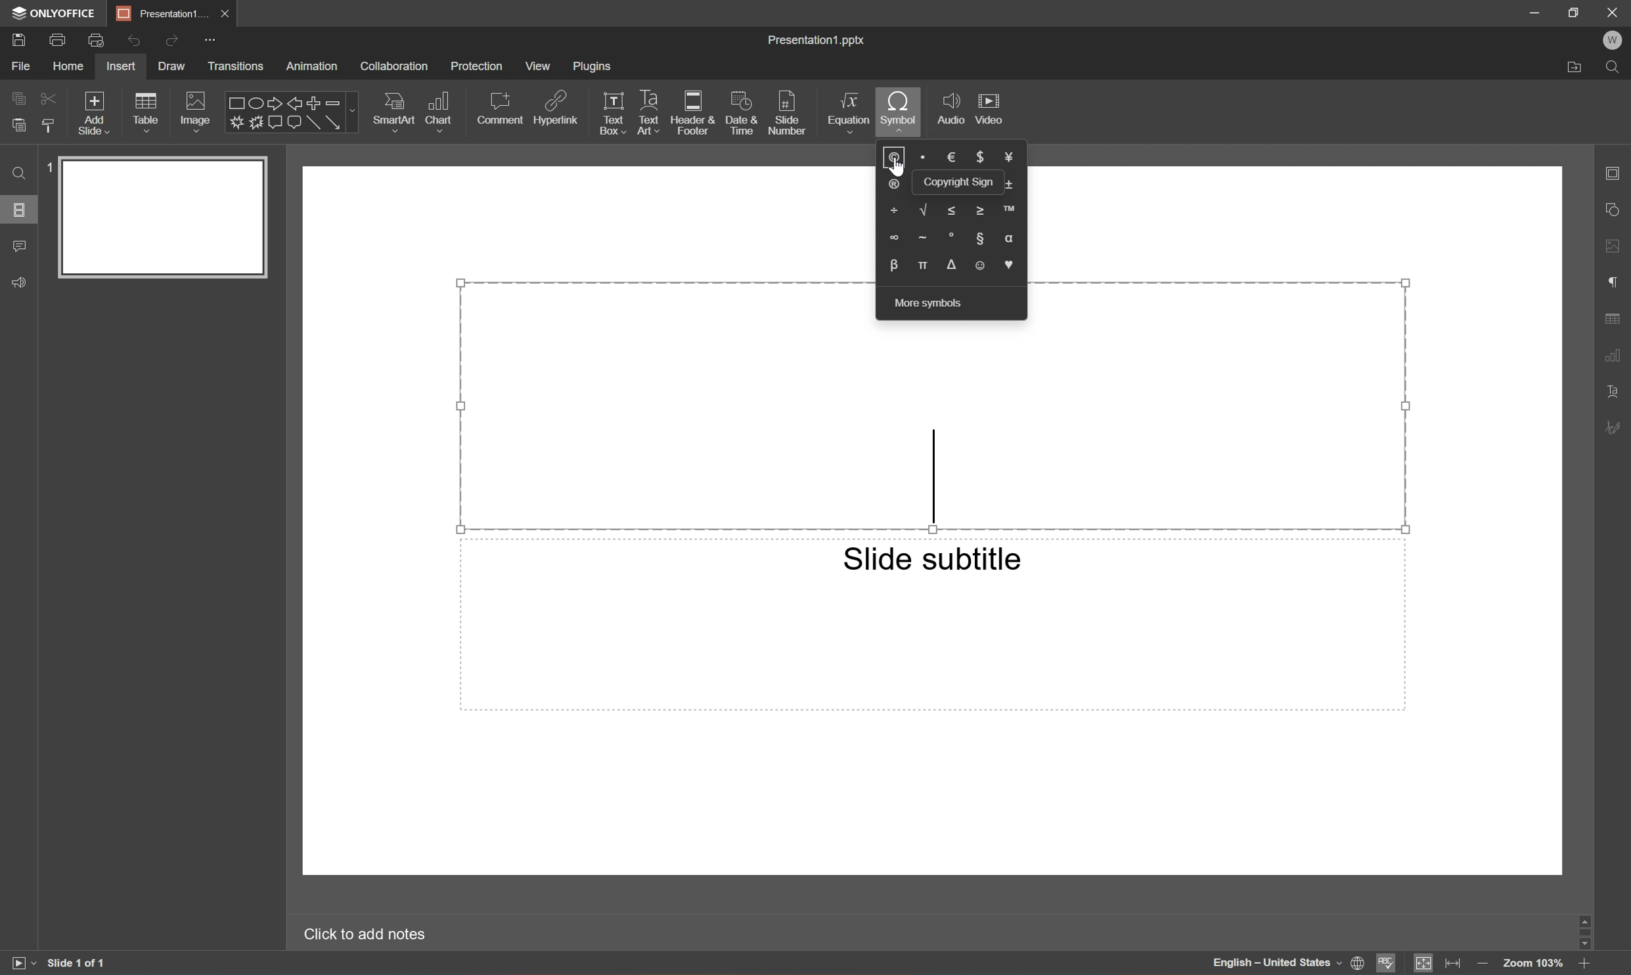 The image size is (1631, 975). I want to click on Image, so click(195, 111).